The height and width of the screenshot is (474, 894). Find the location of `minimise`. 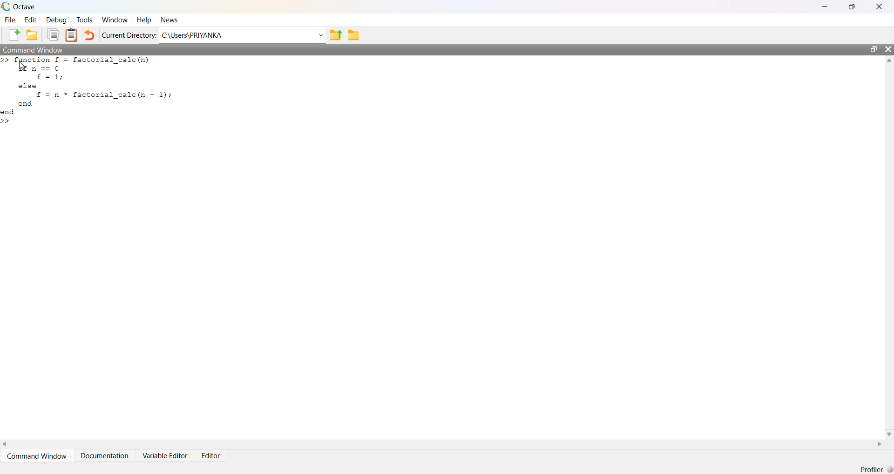

minimise is located at coordinates (826, 6).